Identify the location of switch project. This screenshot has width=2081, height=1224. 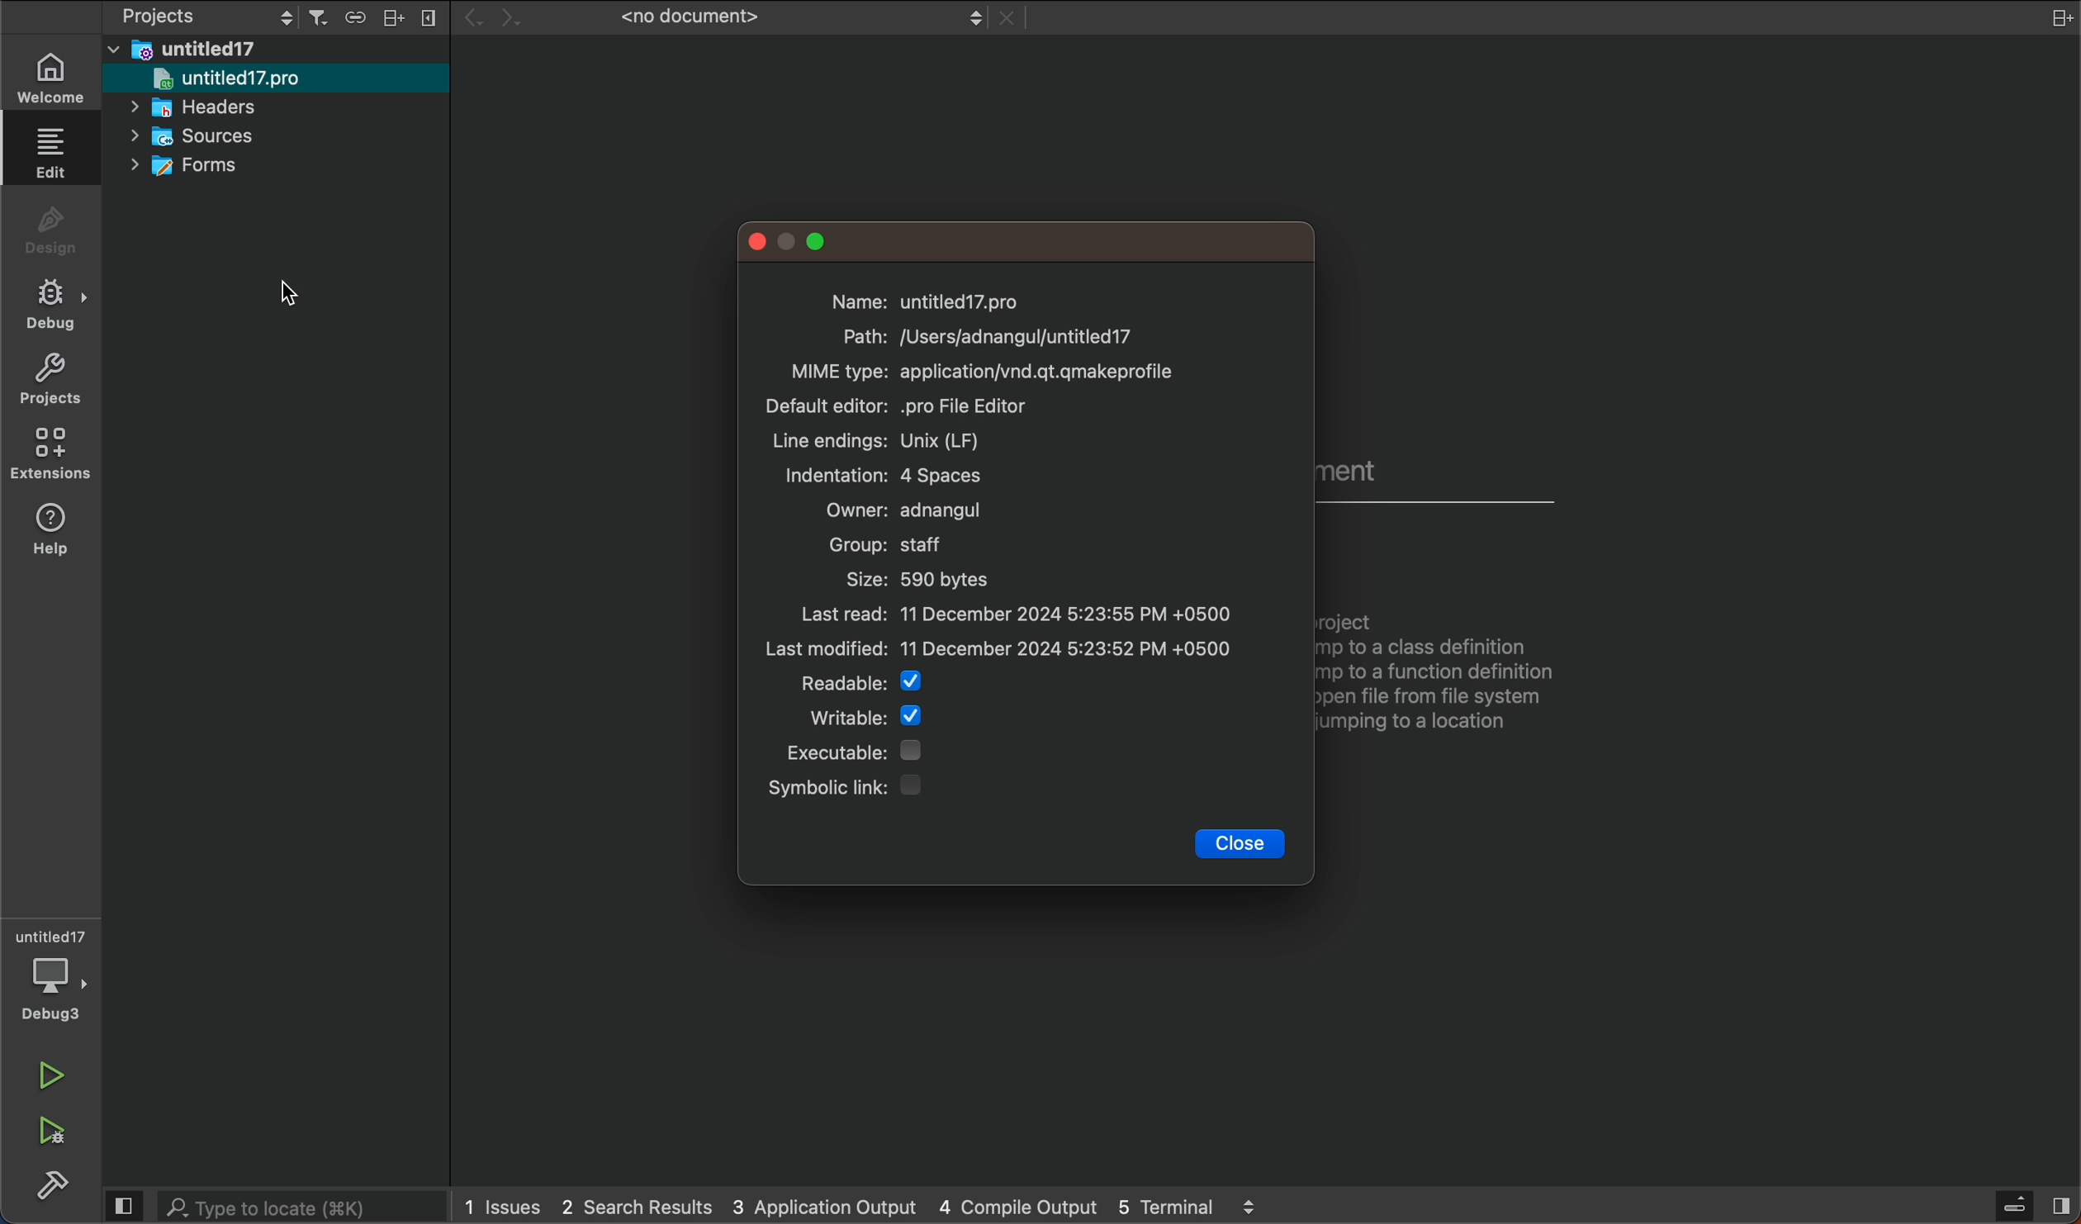
(199, 18).